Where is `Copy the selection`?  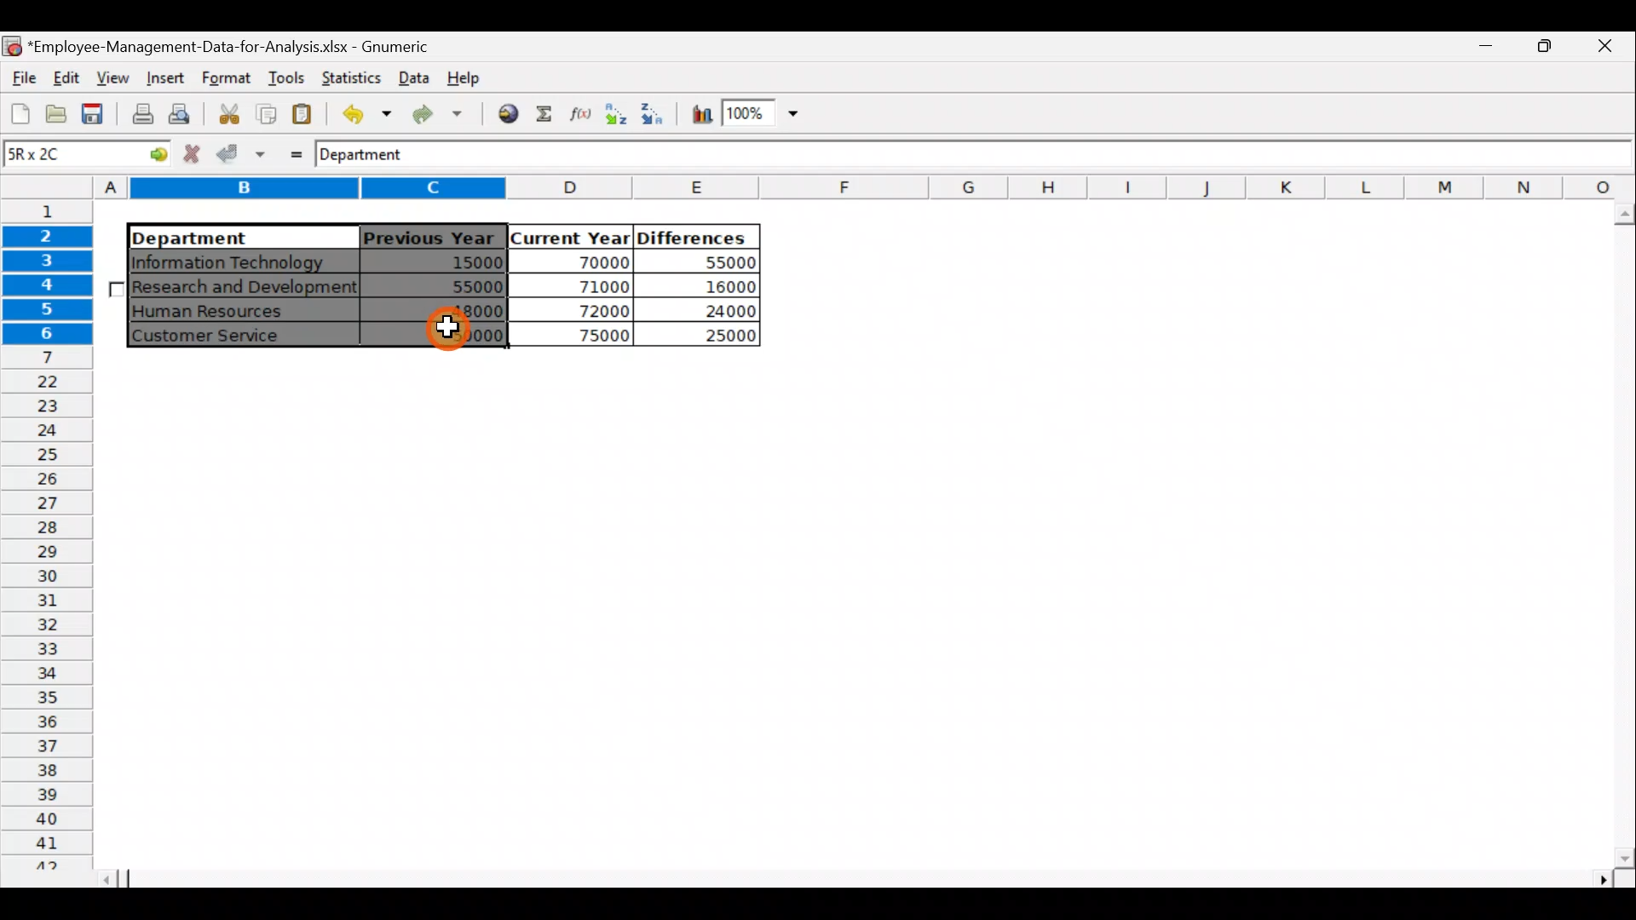
Copy the selection is located at coordinates (265, 114).